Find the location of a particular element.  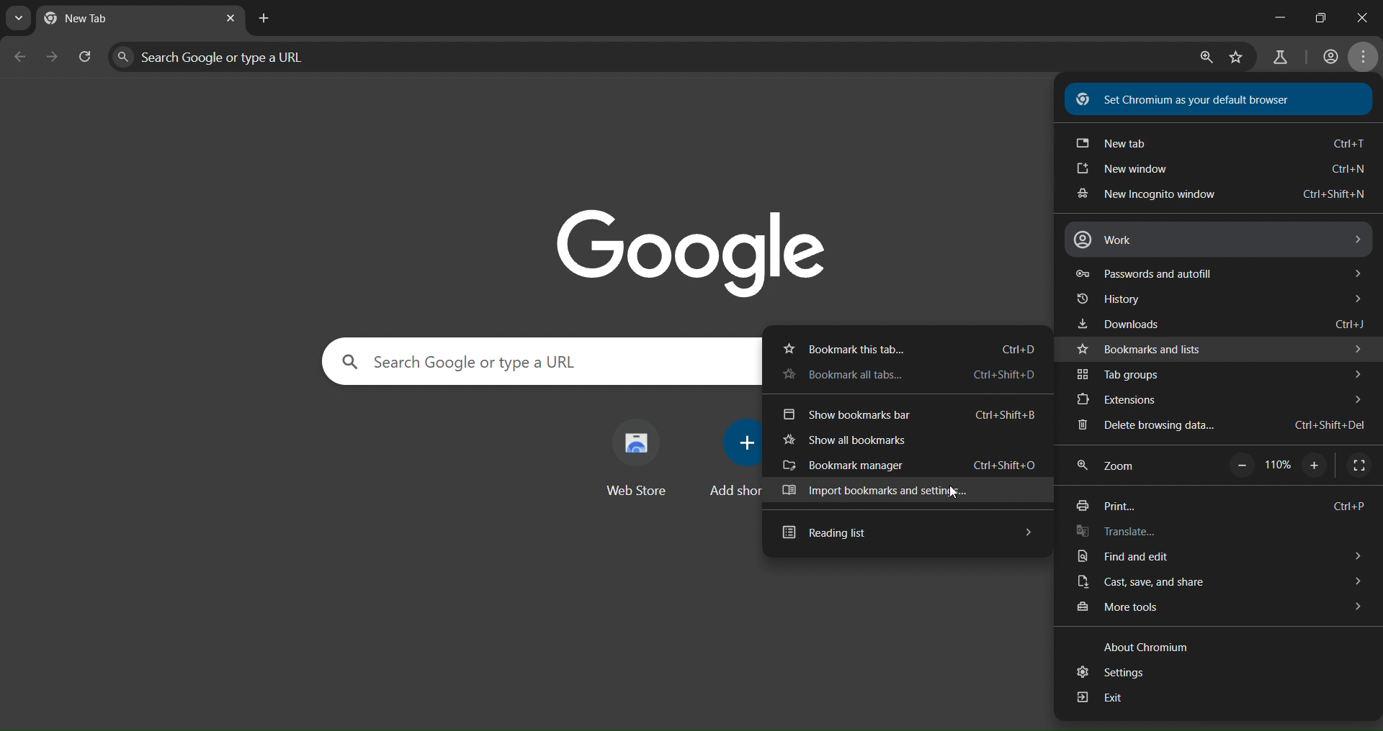

bookmark this tab is located at coordinates (908, 348).